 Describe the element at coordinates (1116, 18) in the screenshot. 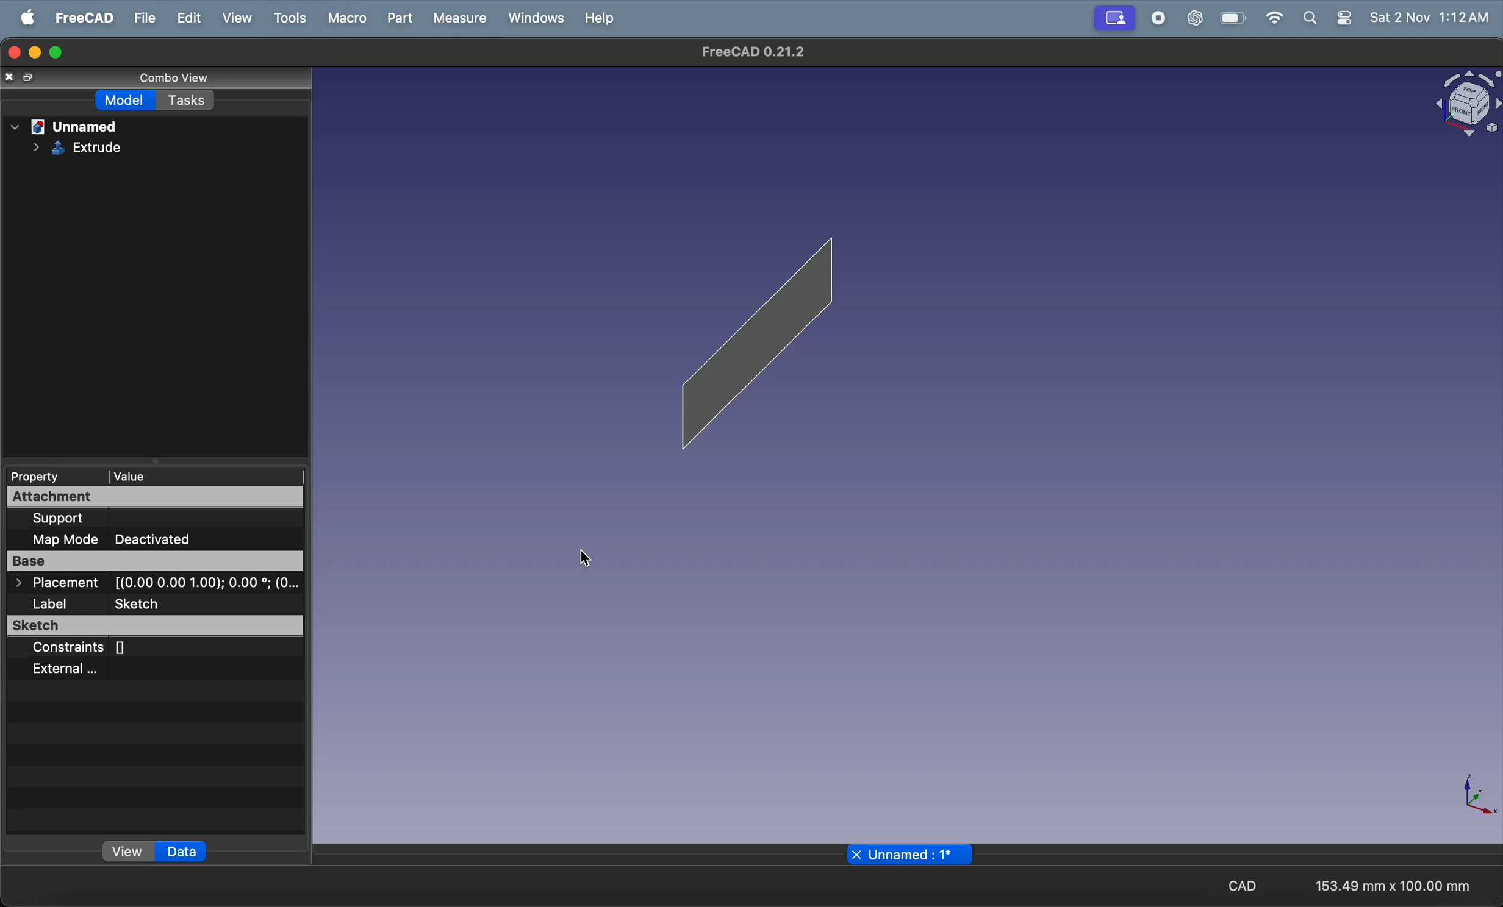

I see `Profile` at that location.